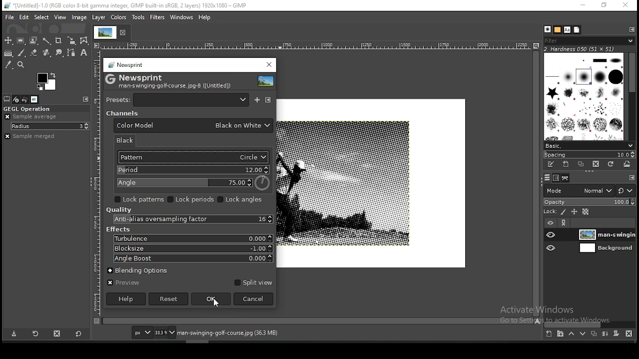 Image resolution: width=639 pixels, height=359 pixels. I want to click on rectangle select tool, so click(21, 41).